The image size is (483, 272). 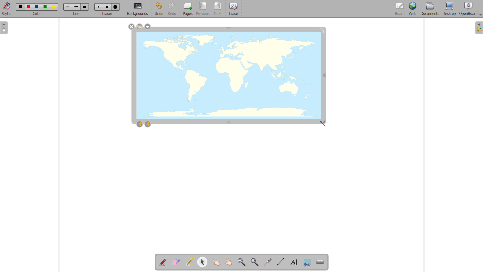 I want to click on resize, so click(x=229, y=122).